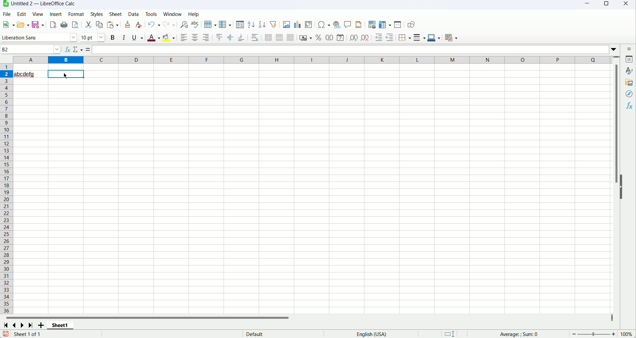  What do you see at coordinates (627, 4) in the screenshot?
I see `close` at bounding box center [627, 4].